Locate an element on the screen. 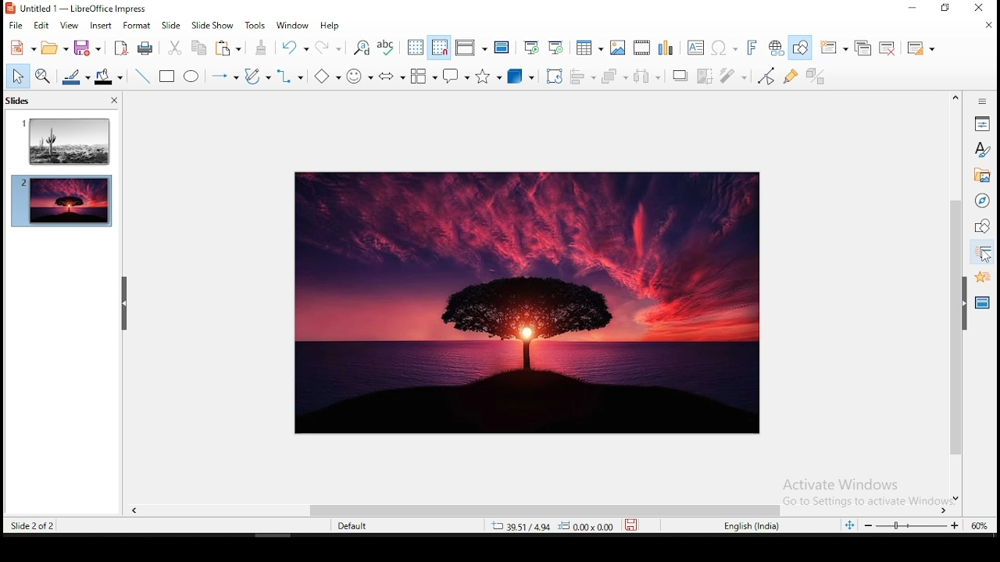 The width and height of the screenshot is (1000, 562). delete slide is located at coordinates (889, 48).